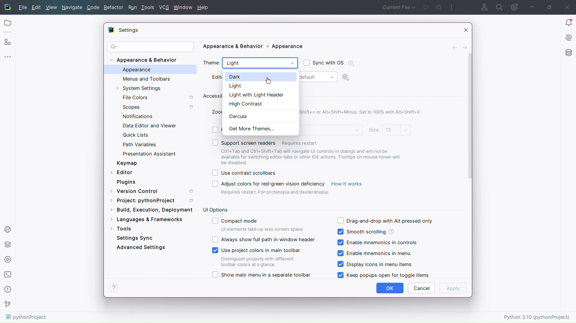 The image size is (576, 323). I want to click on Settings, so click(128, 30).